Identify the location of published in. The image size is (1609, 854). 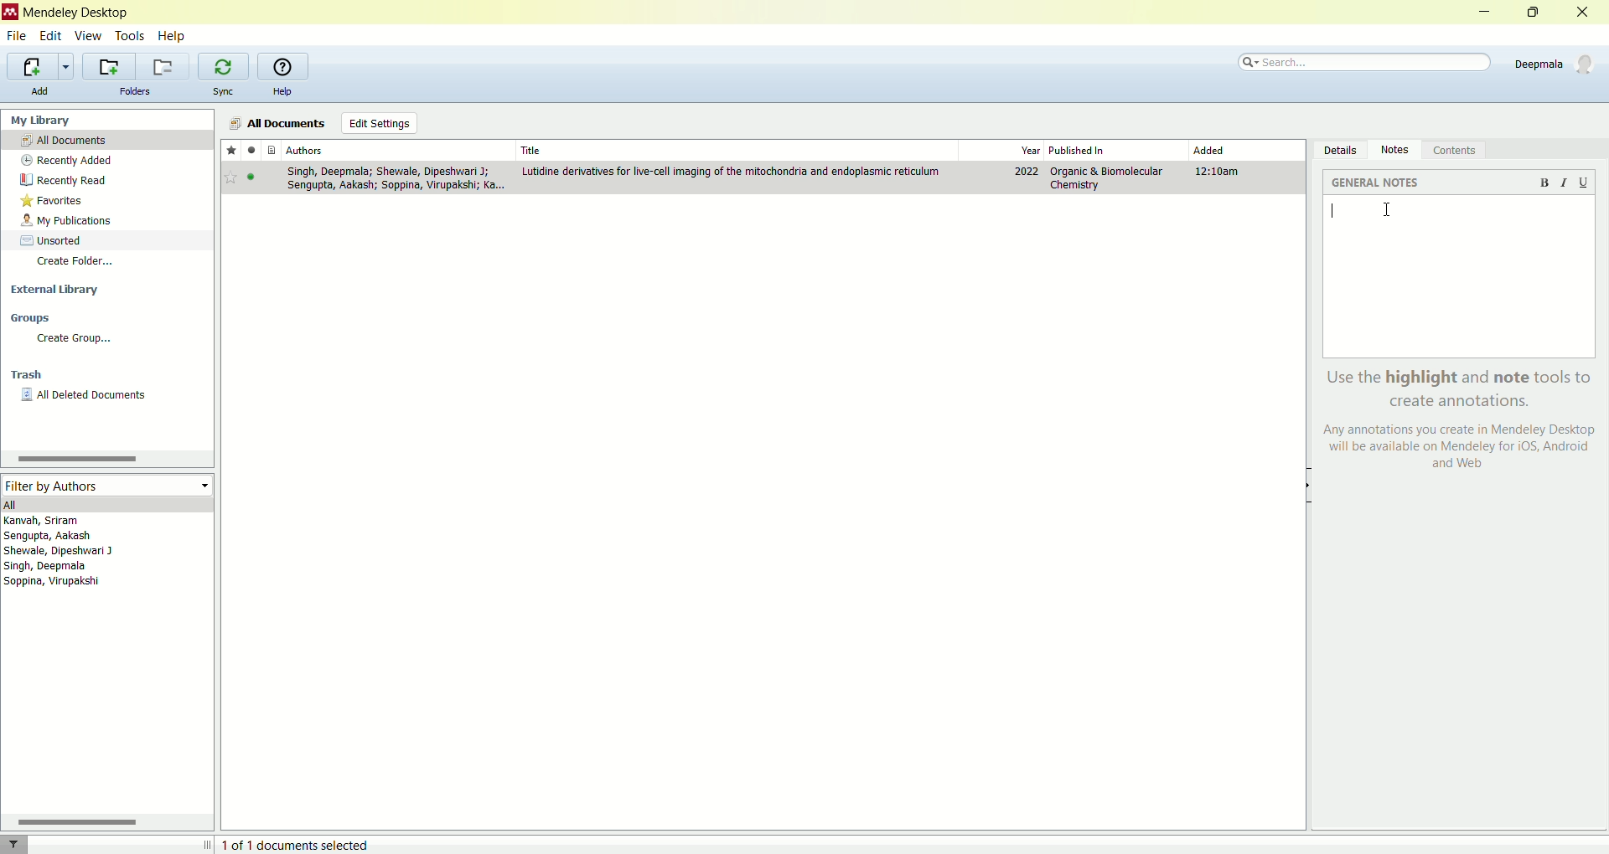
(1093, 149).